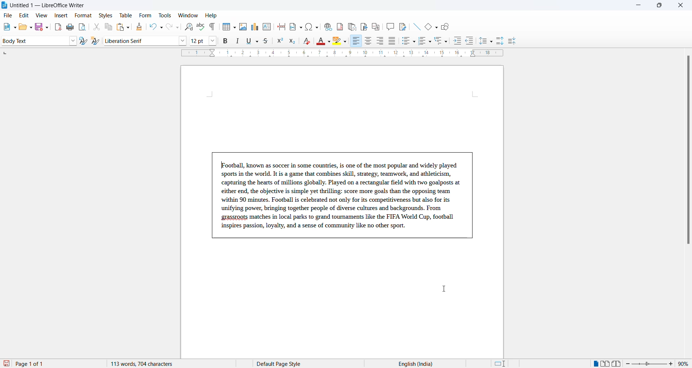 The image size is (692, 368). I want to click on page style, so click(281, 364).